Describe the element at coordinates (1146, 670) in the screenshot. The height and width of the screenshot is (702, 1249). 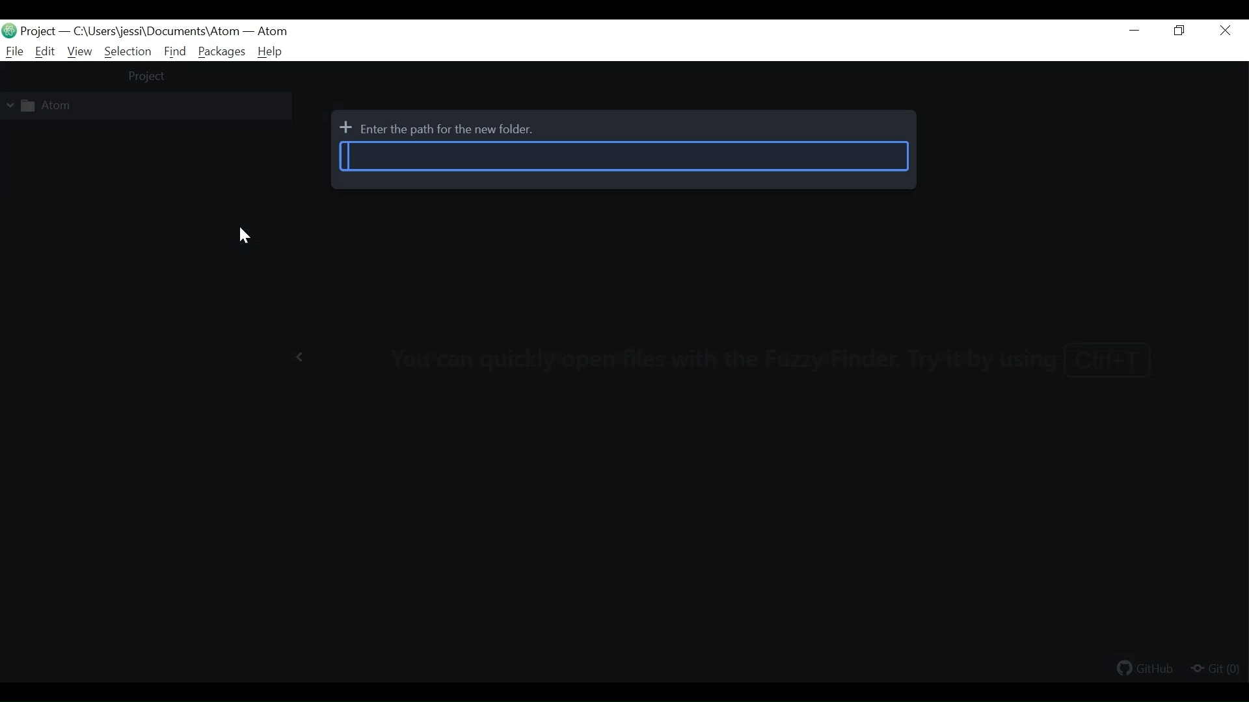
I see `Github` at that location.